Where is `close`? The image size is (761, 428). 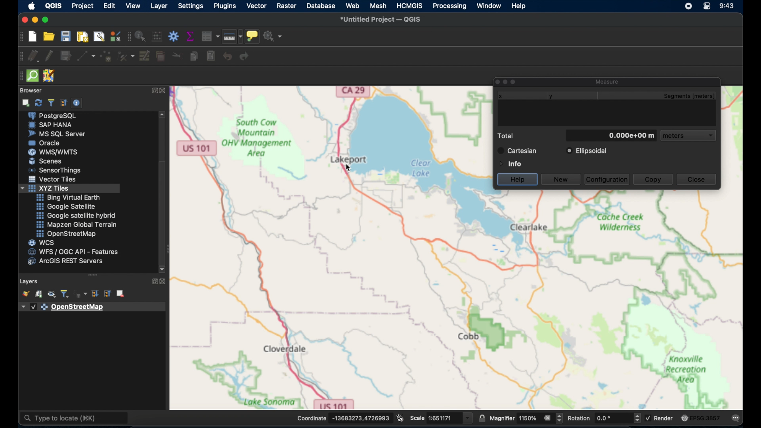 close is located at coordinates (23, 19).